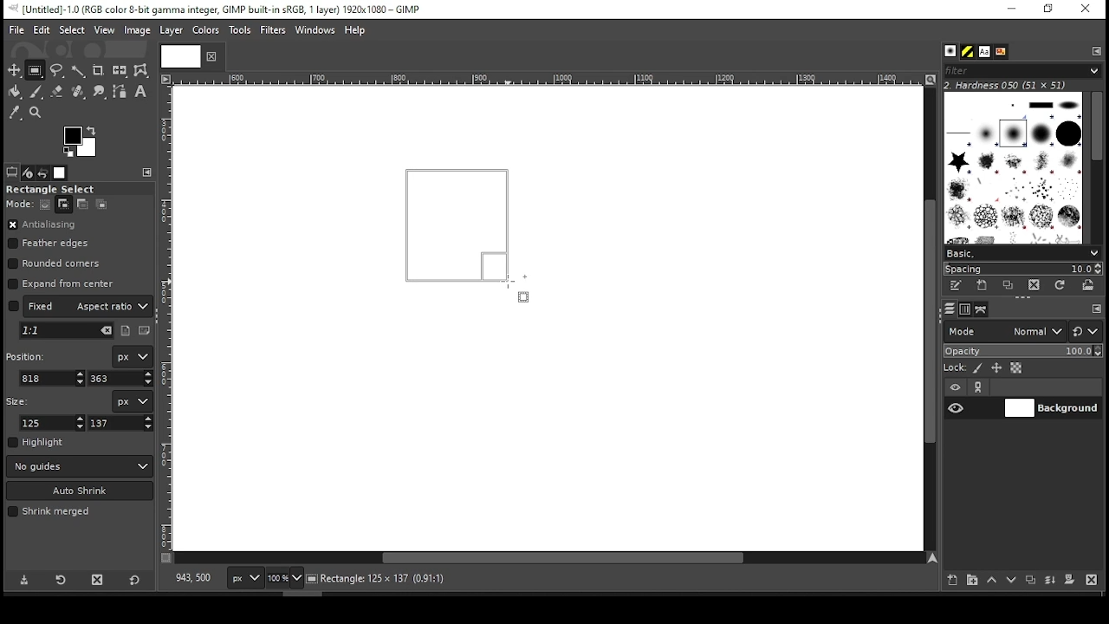 The image size is (1109, 624). I want to click on windows, so click(316, 31).